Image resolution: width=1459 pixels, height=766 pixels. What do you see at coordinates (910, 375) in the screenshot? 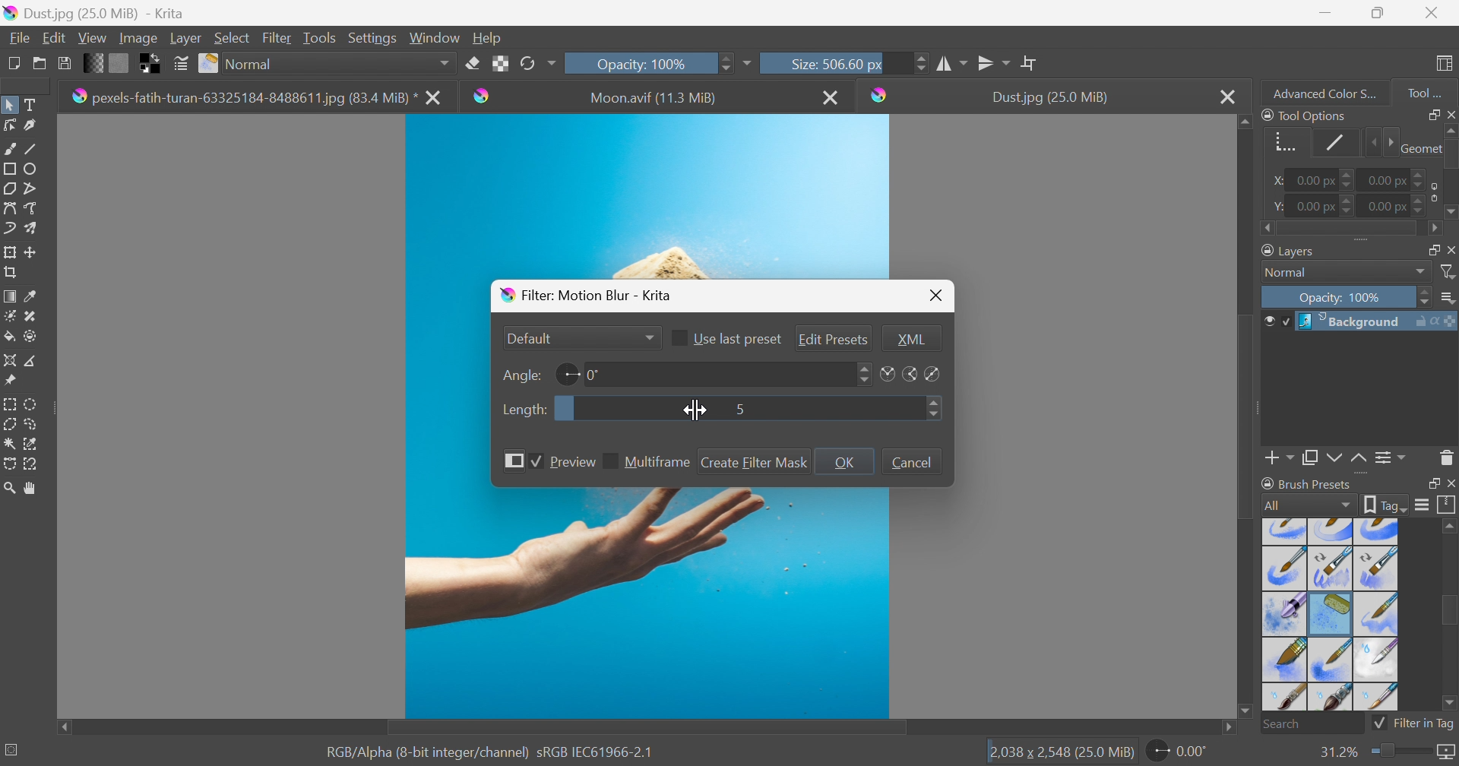
I see `Angles` at bounding box center [910, 375].